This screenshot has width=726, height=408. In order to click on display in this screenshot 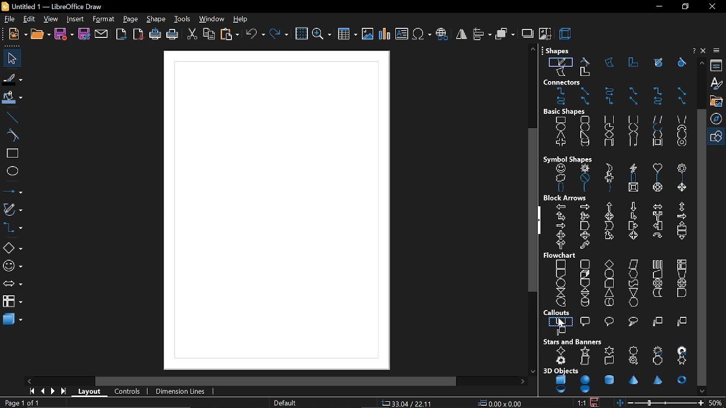, I will do `click(634, 302)`.